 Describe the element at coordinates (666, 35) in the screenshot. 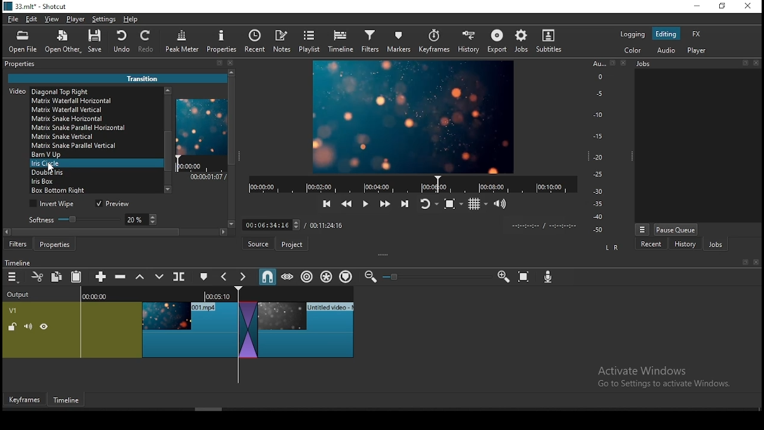

I see `editing` at that location.